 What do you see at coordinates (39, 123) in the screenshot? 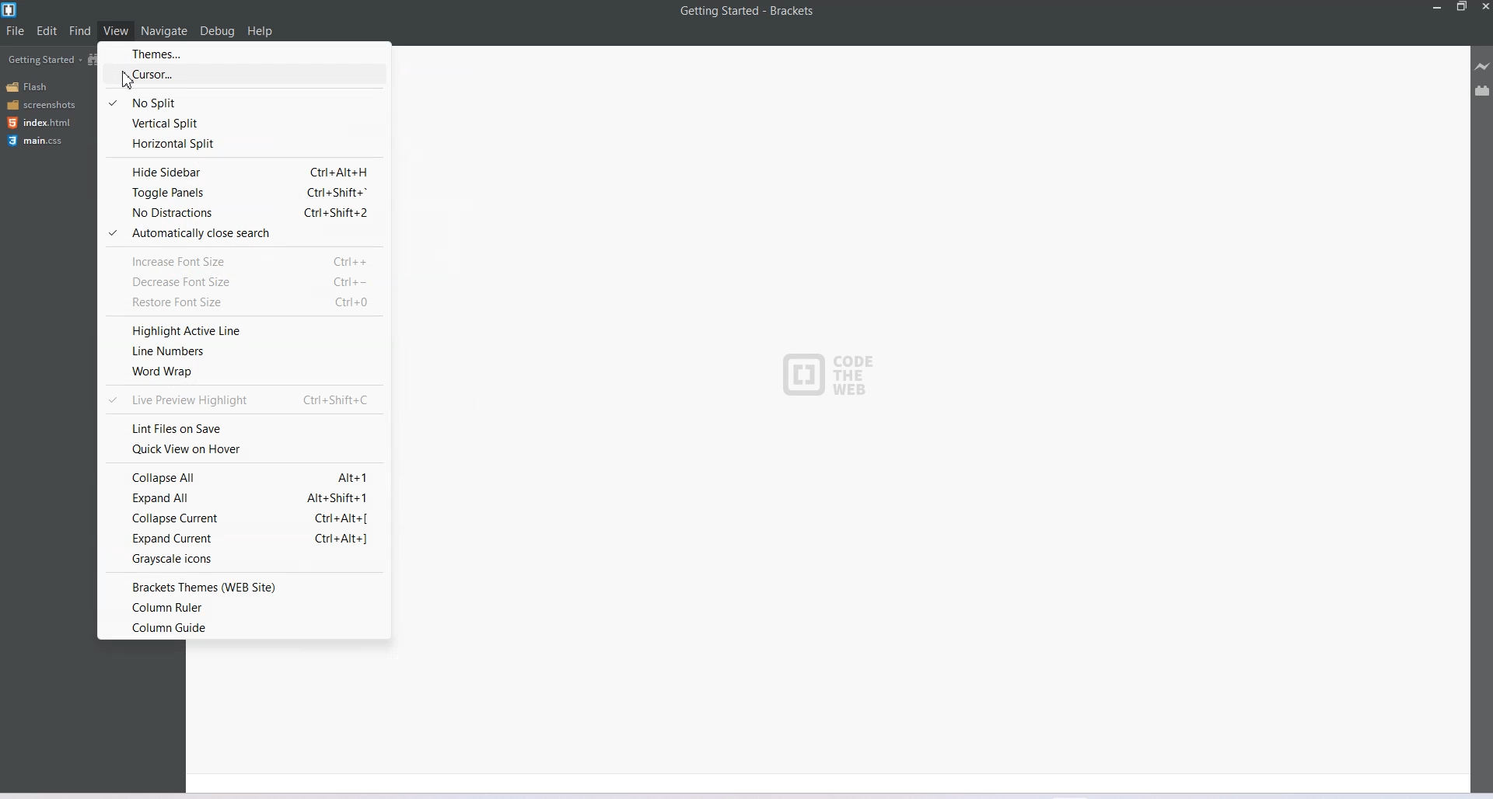
I see `index.html` at bounding box center [39, 123].